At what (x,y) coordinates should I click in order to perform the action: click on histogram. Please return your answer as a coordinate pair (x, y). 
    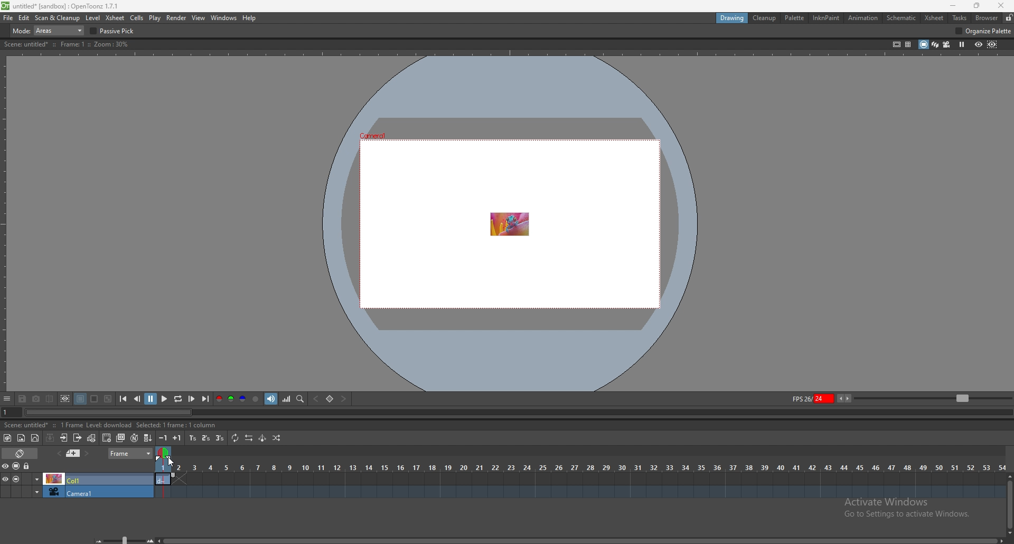
    Looking at the image, I should click on (287, 399).